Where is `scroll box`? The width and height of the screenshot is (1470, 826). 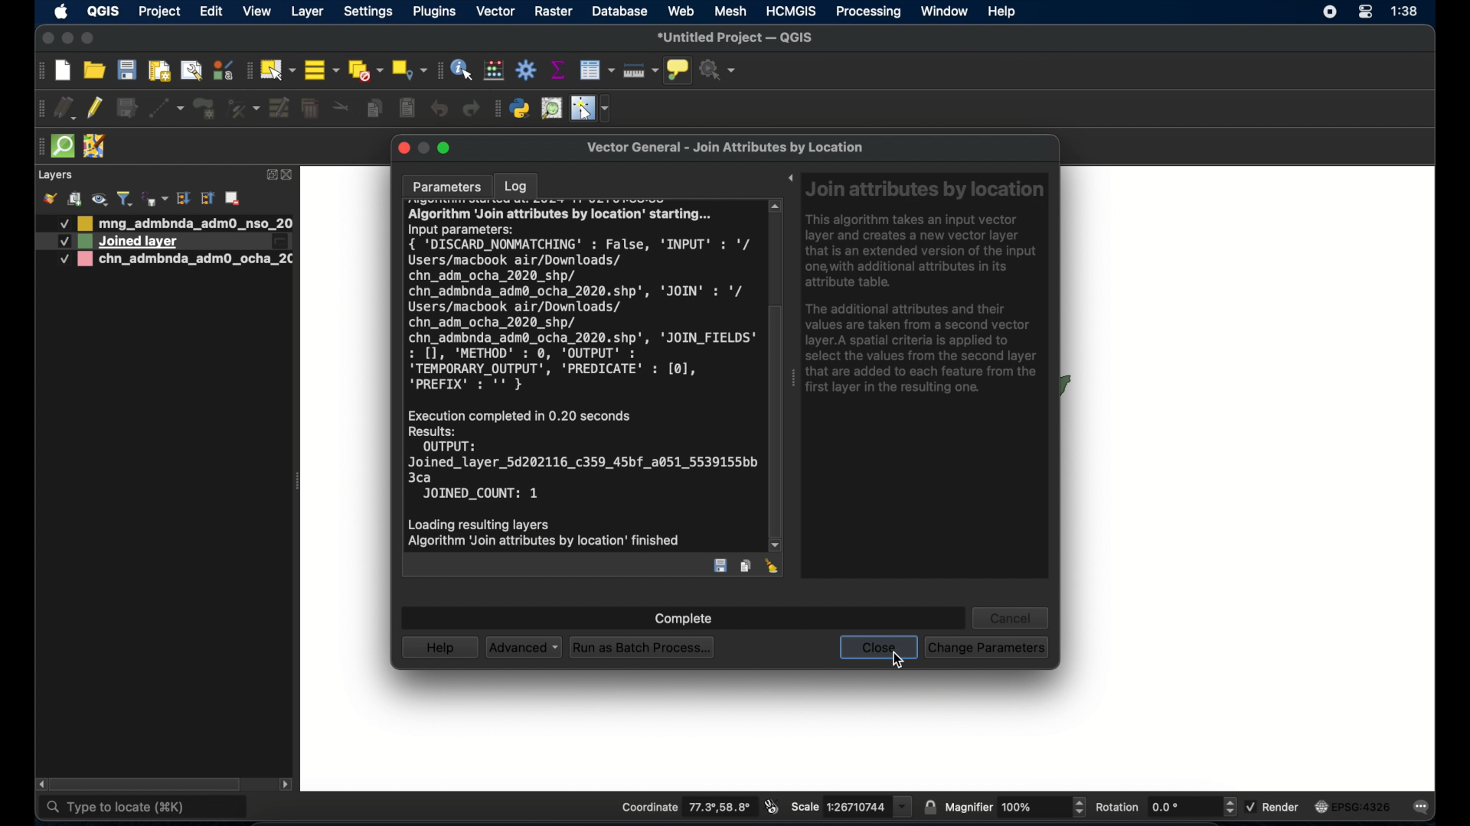
scroll box is located at coordinates (776, 314).